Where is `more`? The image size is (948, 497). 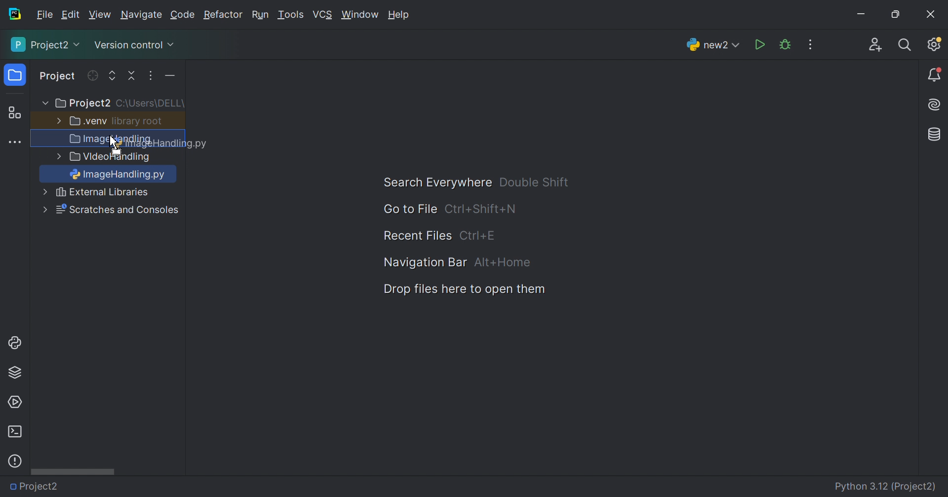 more is located at coordinates (56, 157).